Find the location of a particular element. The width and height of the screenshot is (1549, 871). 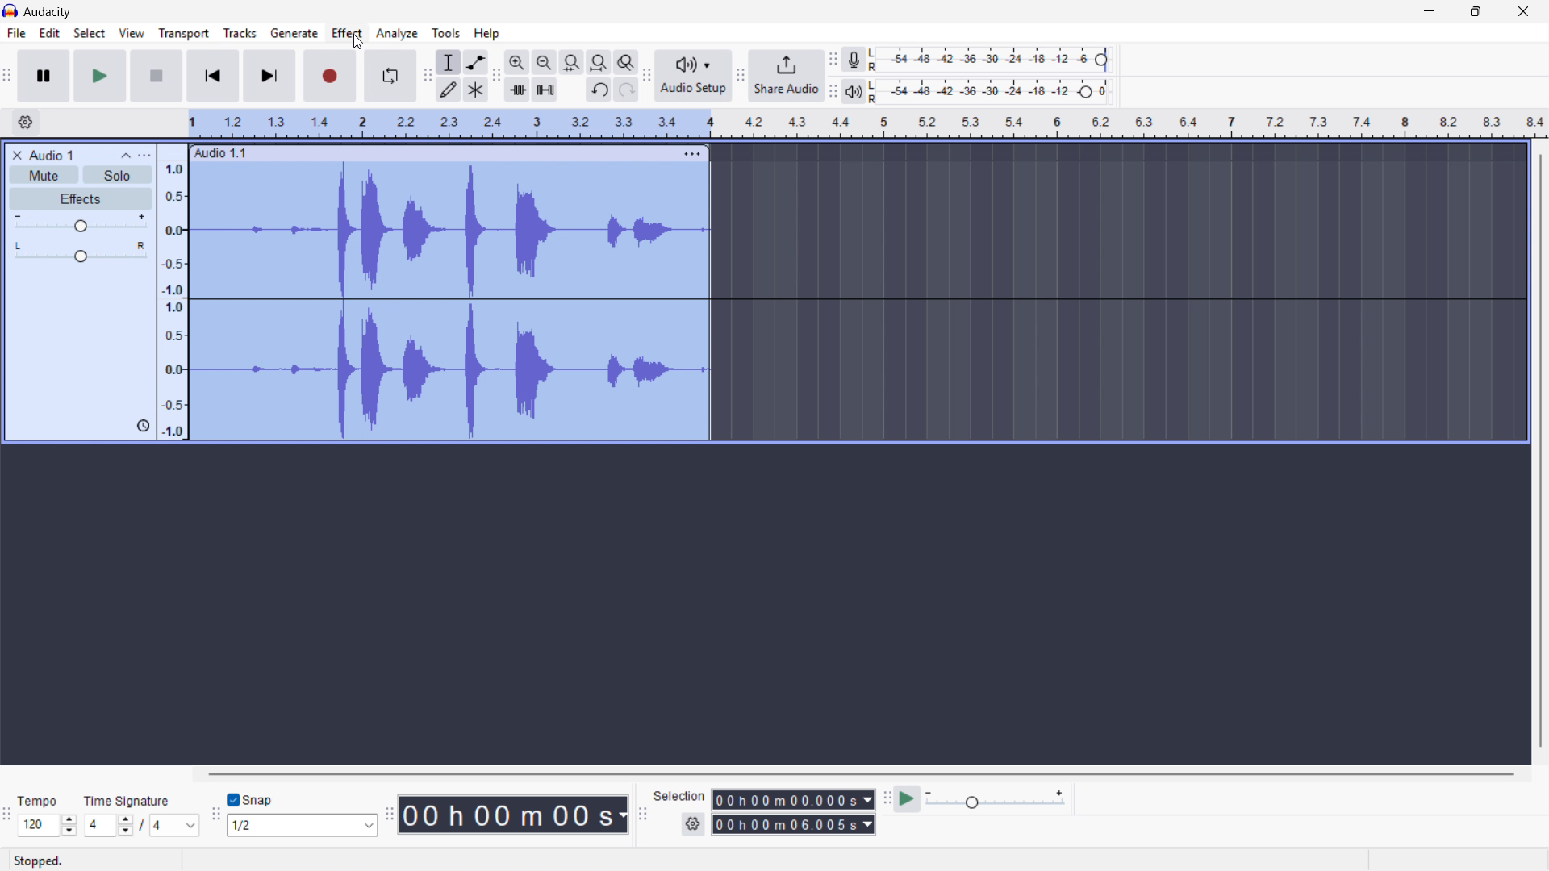

Snapping toolbar is located at coordinates (216, 816).